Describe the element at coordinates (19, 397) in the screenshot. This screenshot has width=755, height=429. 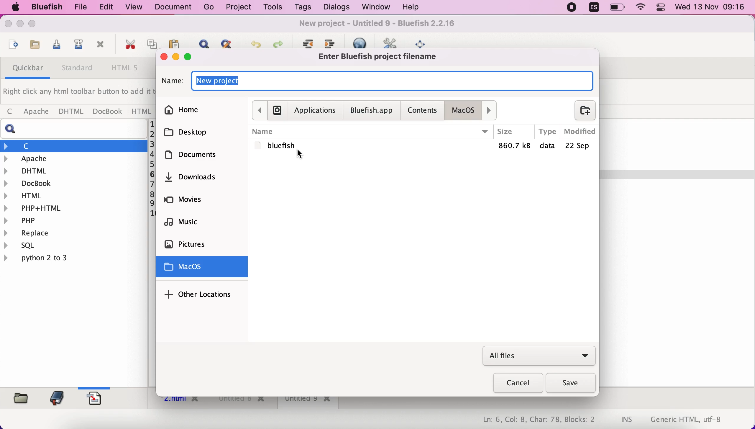
I see `filebrowser` at that location.